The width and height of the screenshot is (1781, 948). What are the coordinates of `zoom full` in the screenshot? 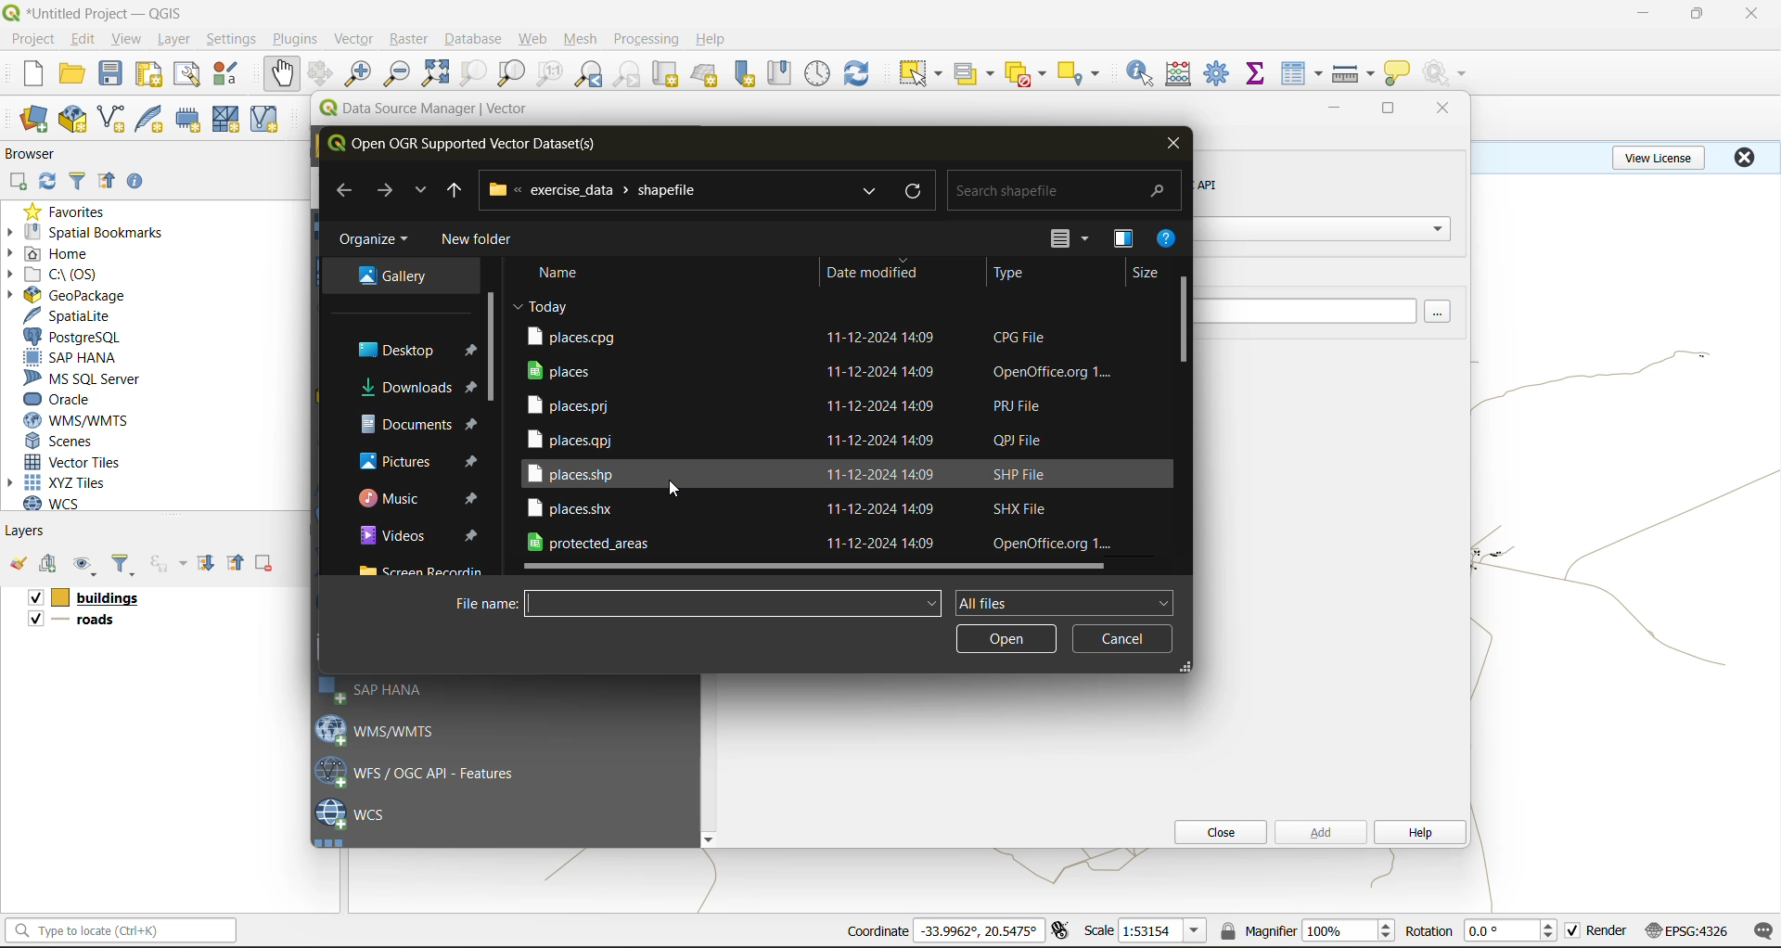 It's located at (435, 73).